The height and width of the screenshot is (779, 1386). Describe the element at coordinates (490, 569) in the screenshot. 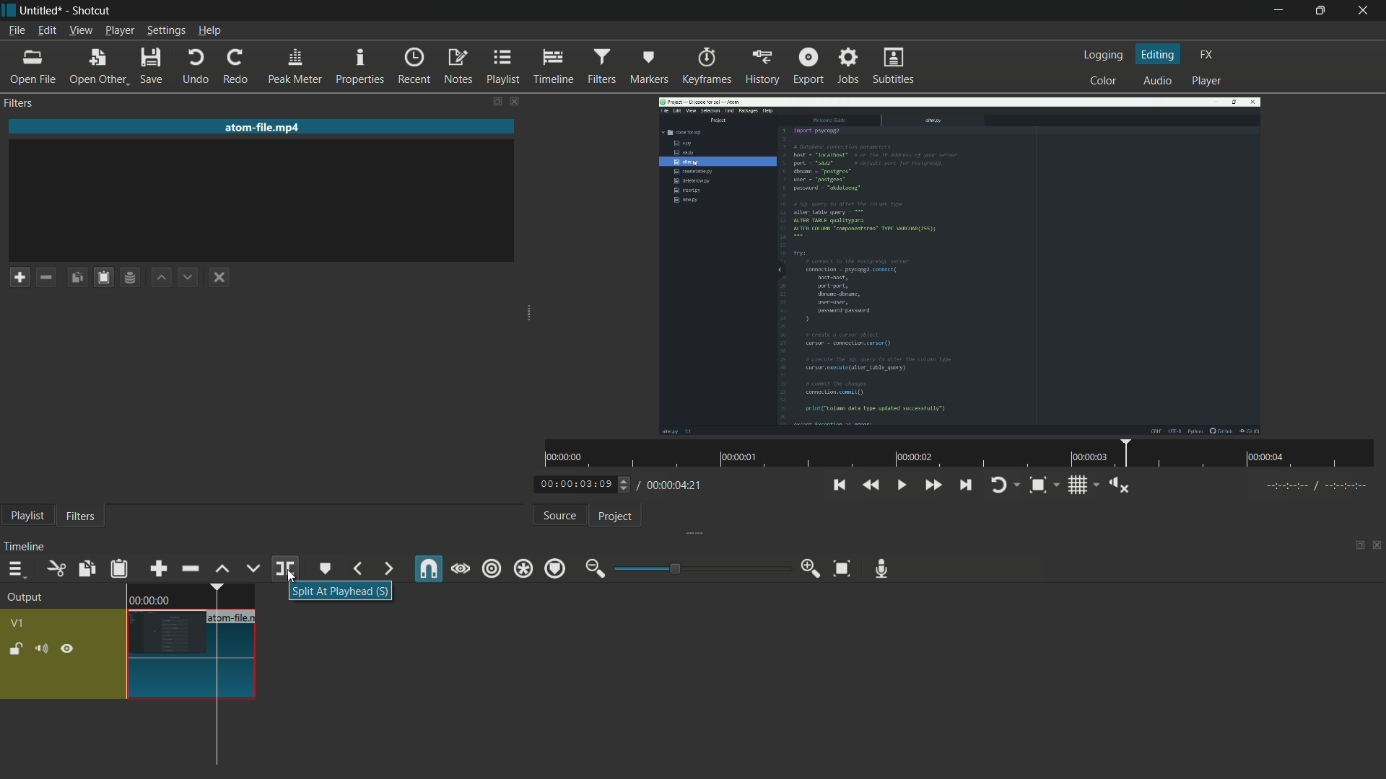

I see `ripple` at that location.